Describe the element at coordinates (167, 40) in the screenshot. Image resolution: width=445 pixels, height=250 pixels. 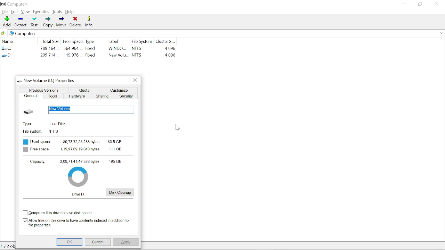
I see `cluster Si...` at that location.